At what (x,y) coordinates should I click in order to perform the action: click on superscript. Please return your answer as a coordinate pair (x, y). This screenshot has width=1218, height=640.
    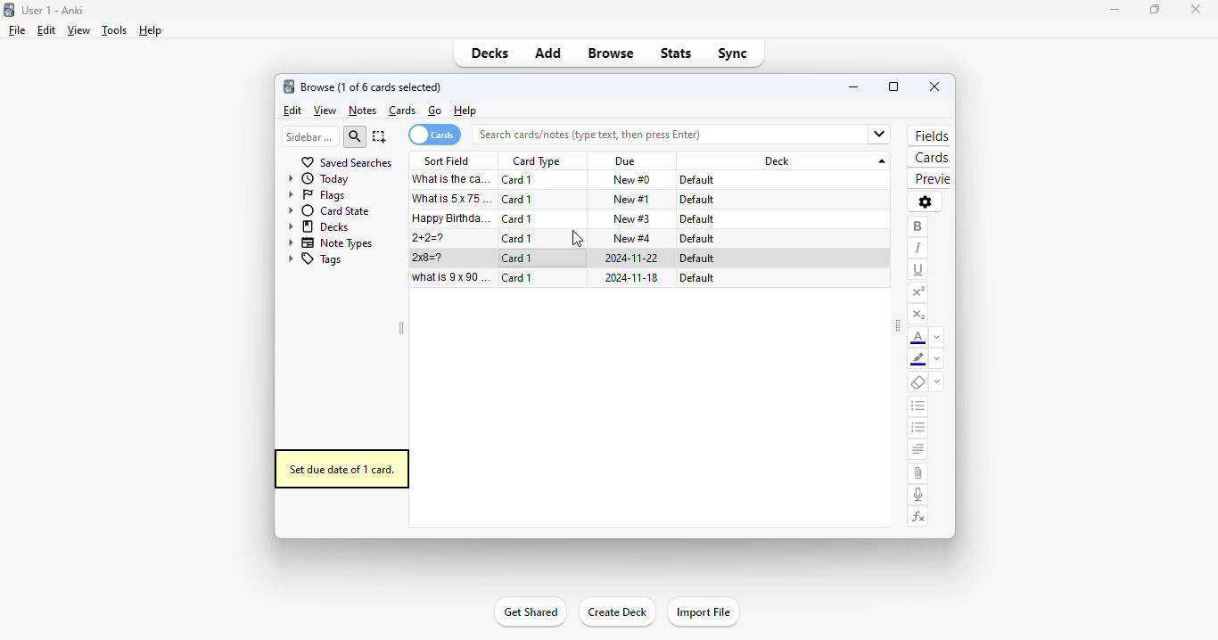
    Looking at the image, I should click on (918, 292).